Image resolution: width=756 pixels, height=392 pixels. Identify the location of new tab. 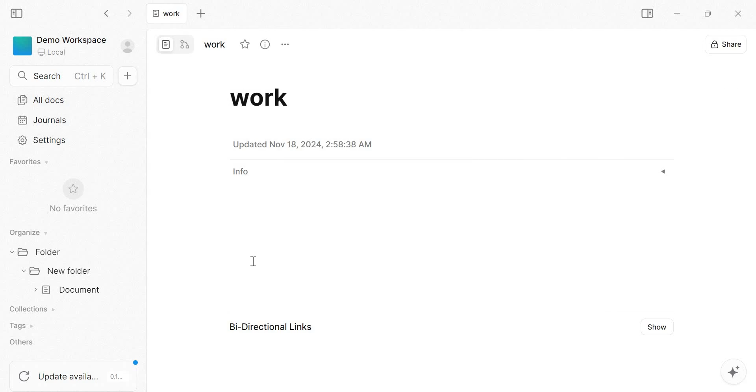
(200, 13).